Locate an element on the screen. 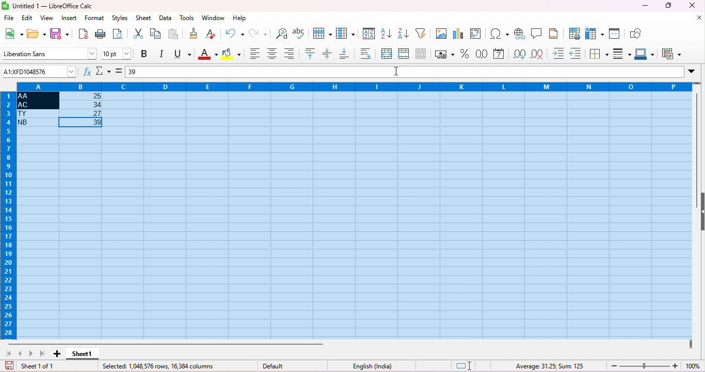 Image resolution: width=705 pixels, height=372 pixels. save is located at coordinates (60, 33).